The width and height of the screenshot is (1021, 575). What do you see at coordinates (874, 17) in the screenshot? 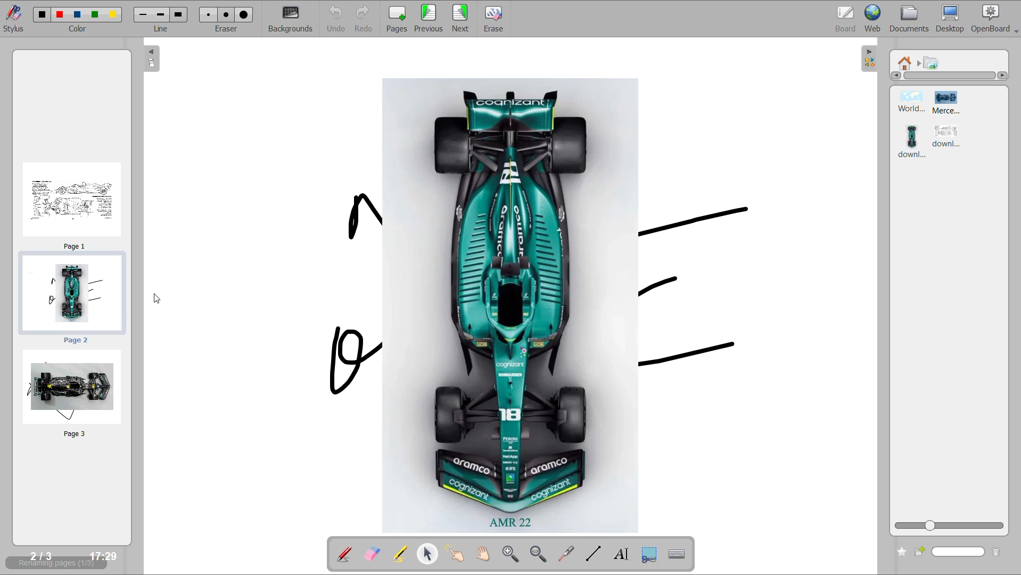
I see `web` at bounding box center [874, 17].